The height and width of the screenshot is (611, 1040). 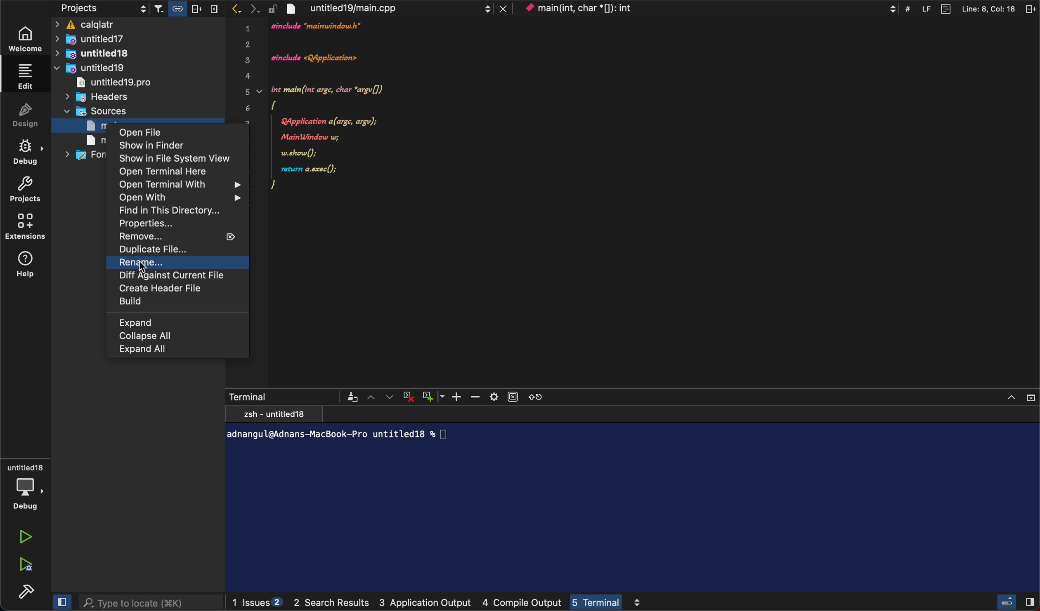 What do you see at coordinates (151, 603) in the screenshot?
I see `search bar` at bounding box center [151, 603].